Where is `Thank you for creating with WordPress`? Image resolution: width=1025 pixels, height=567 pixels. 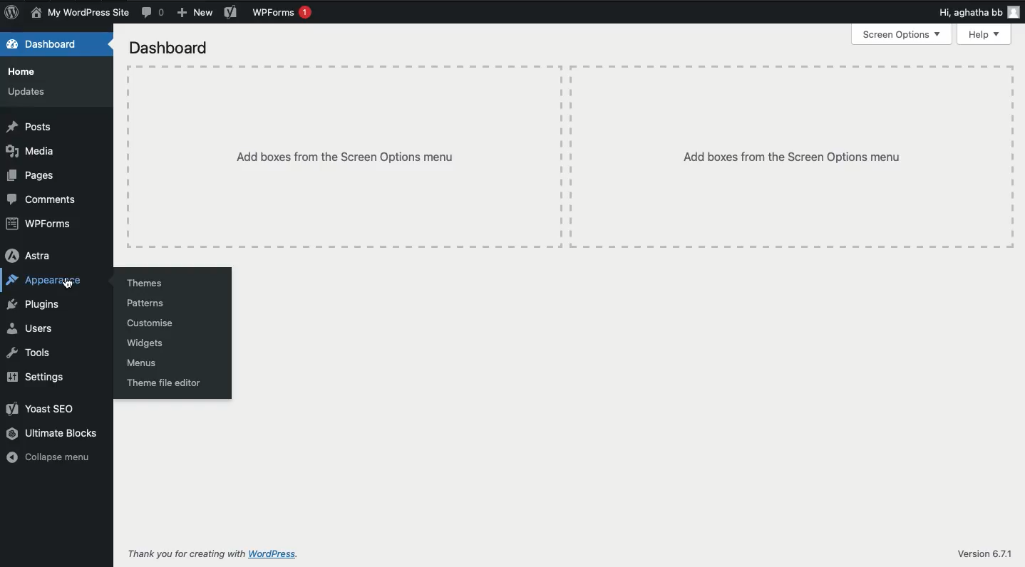 Thank you for creating with WordPress is located at coordinates (215, 553).